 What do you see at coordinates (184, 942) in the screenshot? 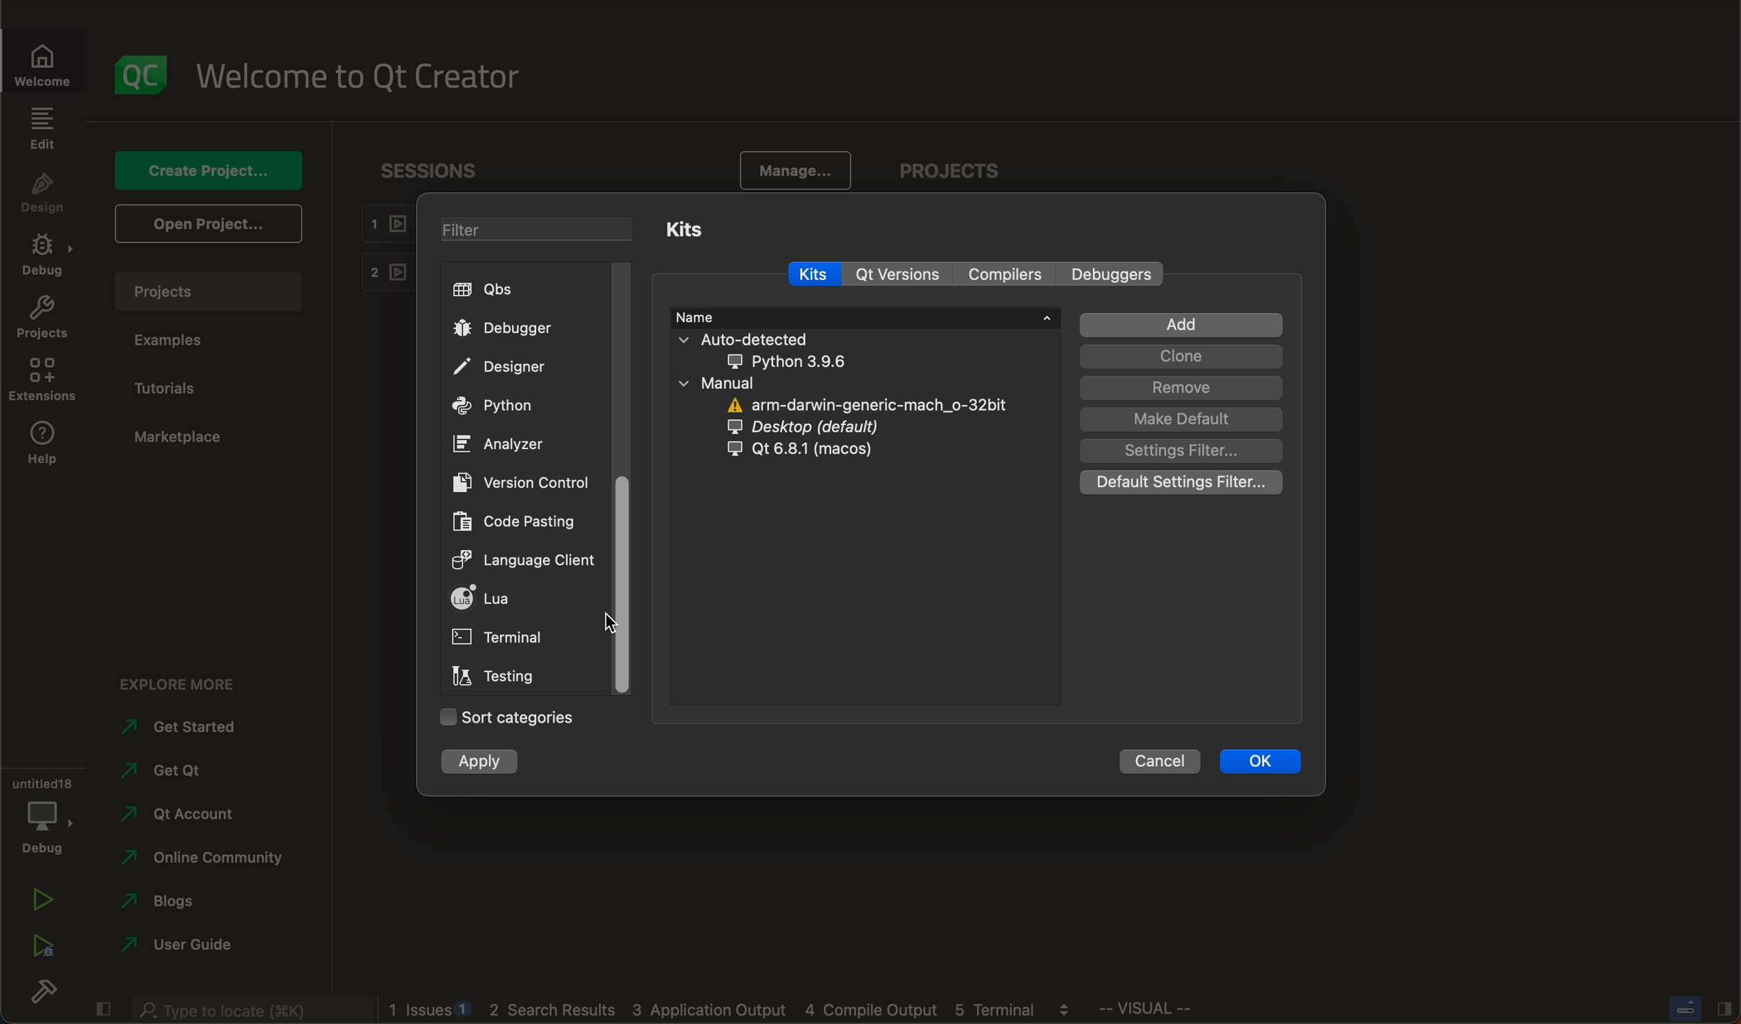
I see `guide` at bounding box center [184, 942].